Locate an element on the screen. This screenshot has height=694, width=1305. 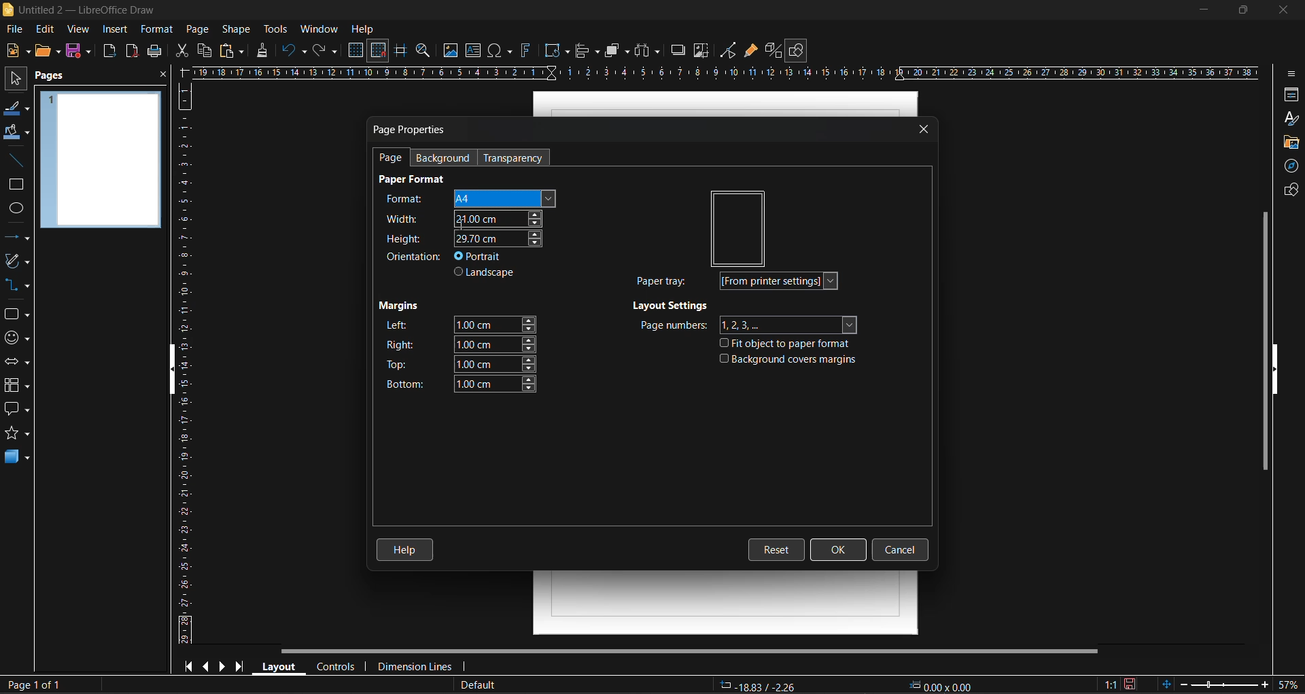
zoom factor is located at coordinates (1287, 685).